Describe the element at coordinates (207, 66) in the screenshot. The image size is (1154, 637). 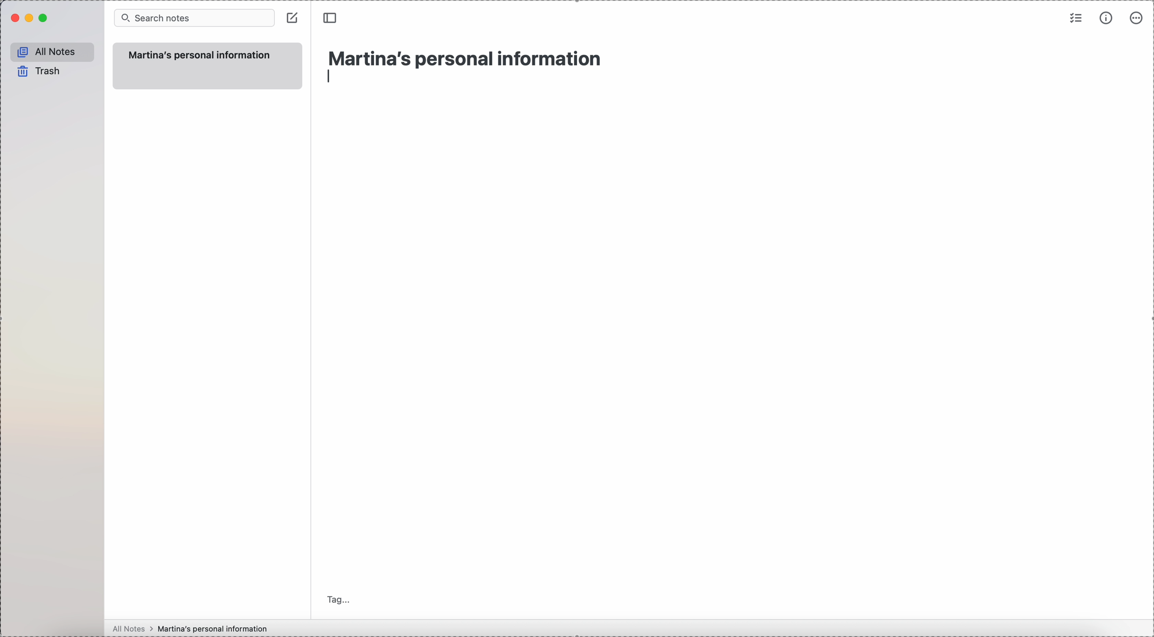
I see `new note` at that location.